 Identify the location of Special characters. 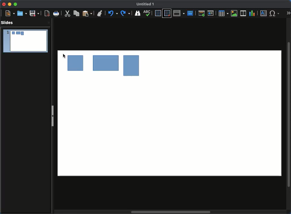
(275, 13).